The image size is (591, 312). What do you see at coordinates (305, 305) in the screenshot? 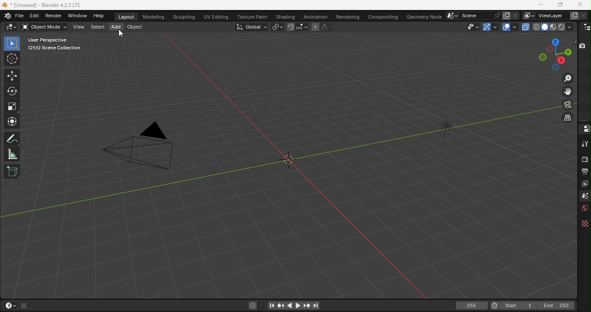
I see `Jump to next/previous keyframe` at bounding box center [305, 305].